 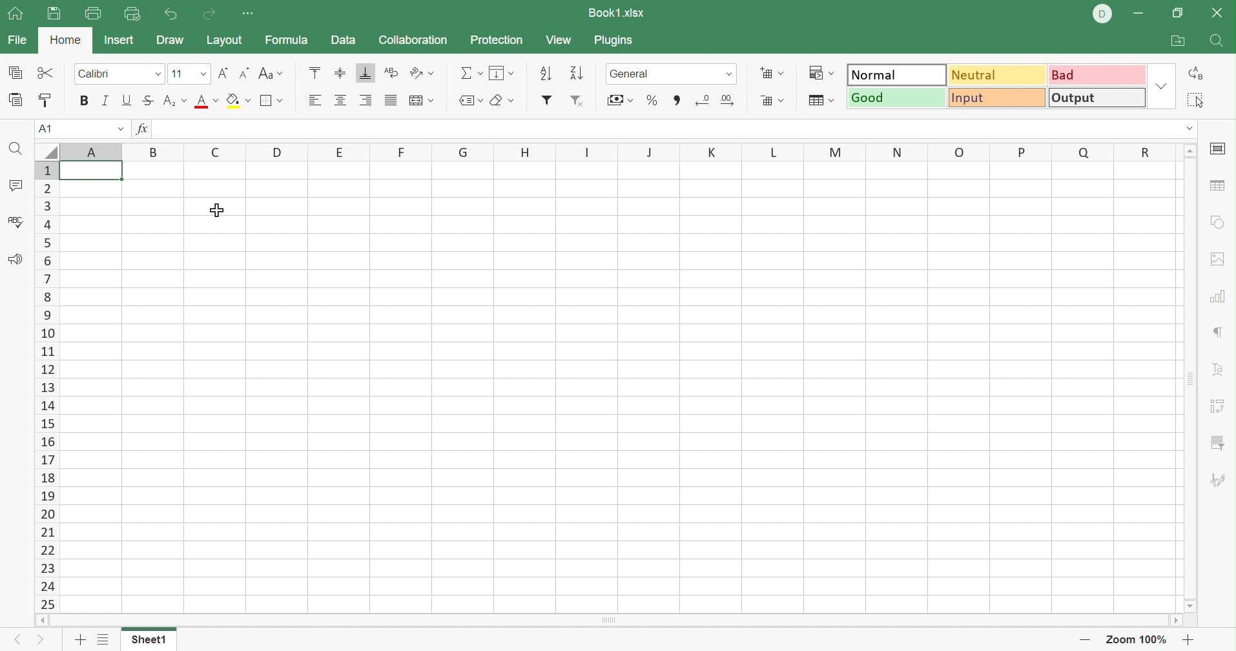 What do you see at coordinates (1085, 642) in the screenshot?
I see `Zoom out` at bounding box center [1085, 642].